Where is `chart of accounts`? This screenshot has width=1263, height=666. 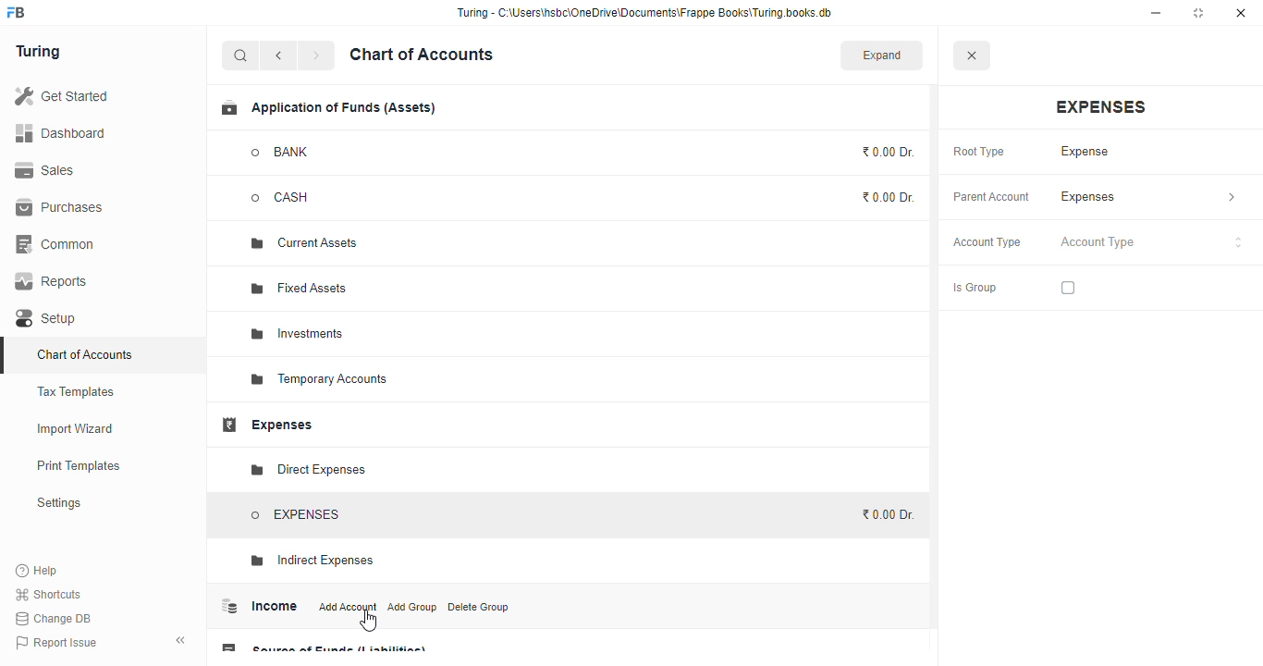
chart of accounts is located at coordinates (85, 354).